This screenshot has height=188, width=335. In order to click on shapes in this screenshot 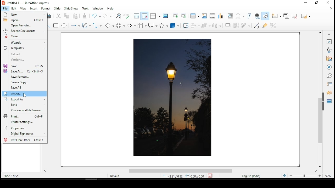, I will do `click(330, 77)`.